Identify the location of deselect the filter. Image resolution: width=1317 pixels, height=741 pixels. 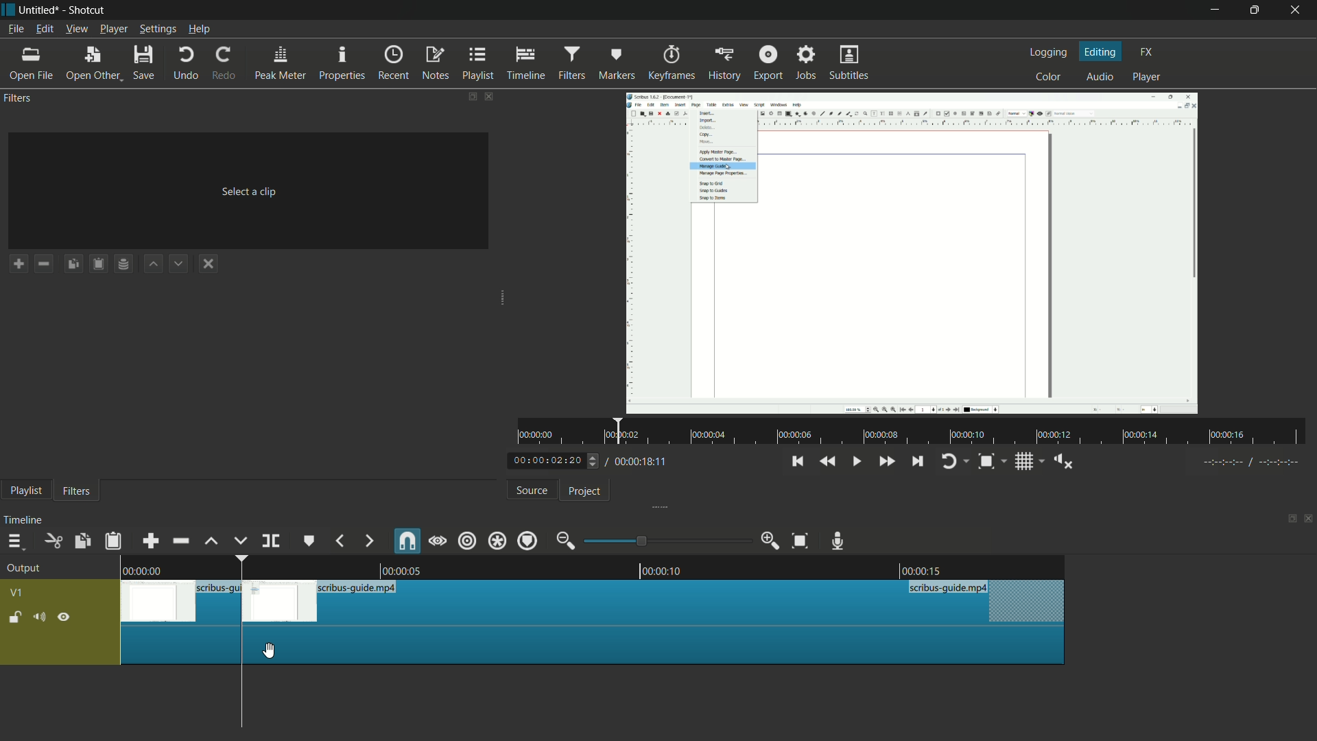
(205, 265).